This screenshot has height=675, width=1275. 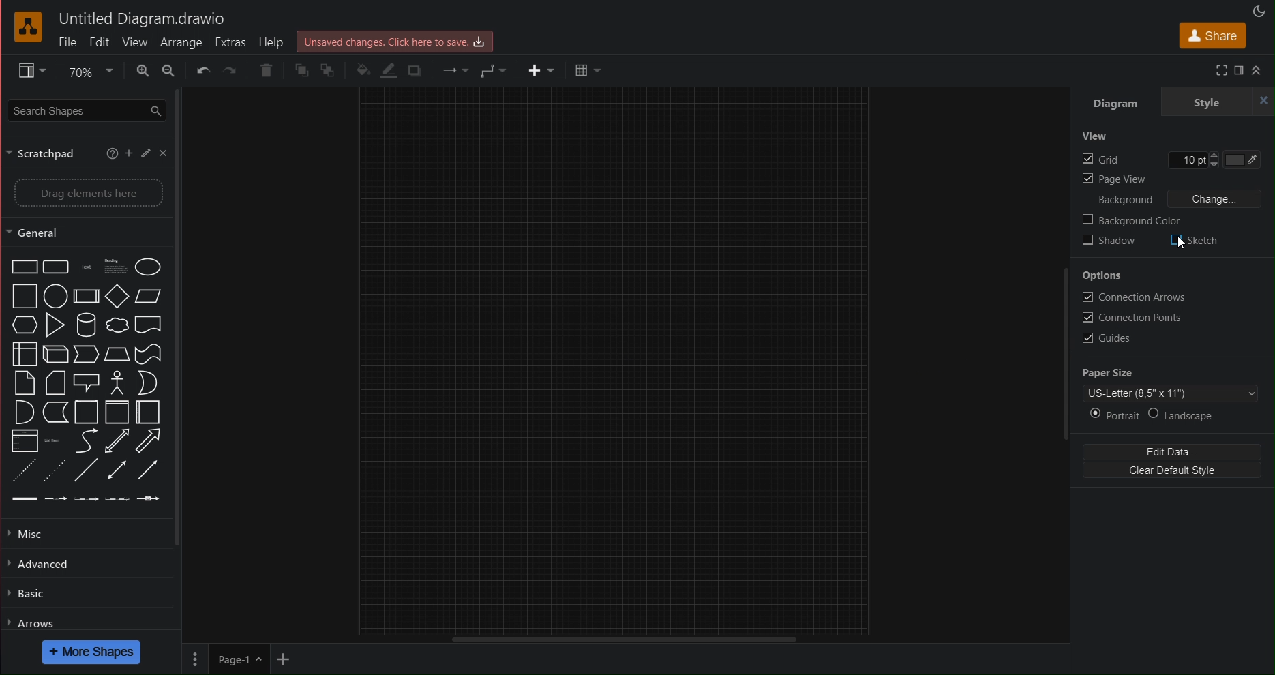 I want to click on Misc, so click(x=82, y=532).